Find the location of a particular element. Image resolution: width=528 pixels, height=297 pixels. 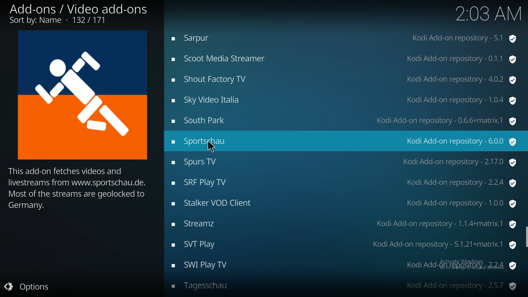

srf play tv is located at coordinates (347, 183).